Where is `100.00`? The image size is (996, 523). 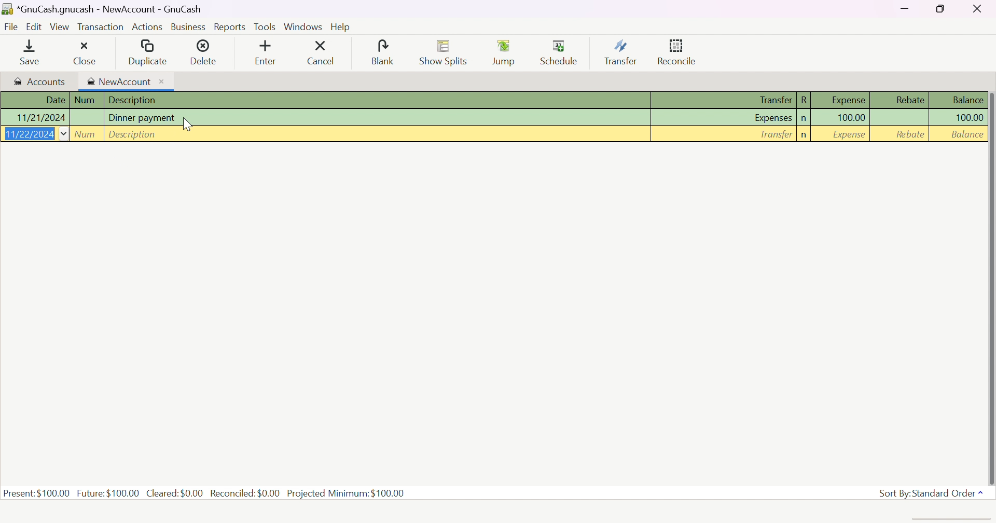 100.00 is located at coordinates (963, 118).